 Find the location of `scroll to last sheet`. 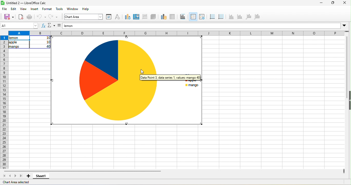

scroll to last sheet is located at coordinates (21, 176).